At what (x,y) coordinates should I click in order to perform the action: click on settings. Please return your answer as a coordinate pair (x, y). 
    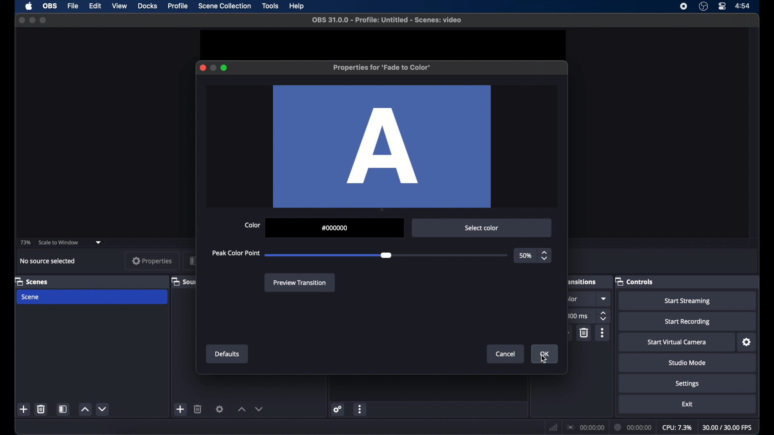
    Looking at the image, I should click on (337, 409).